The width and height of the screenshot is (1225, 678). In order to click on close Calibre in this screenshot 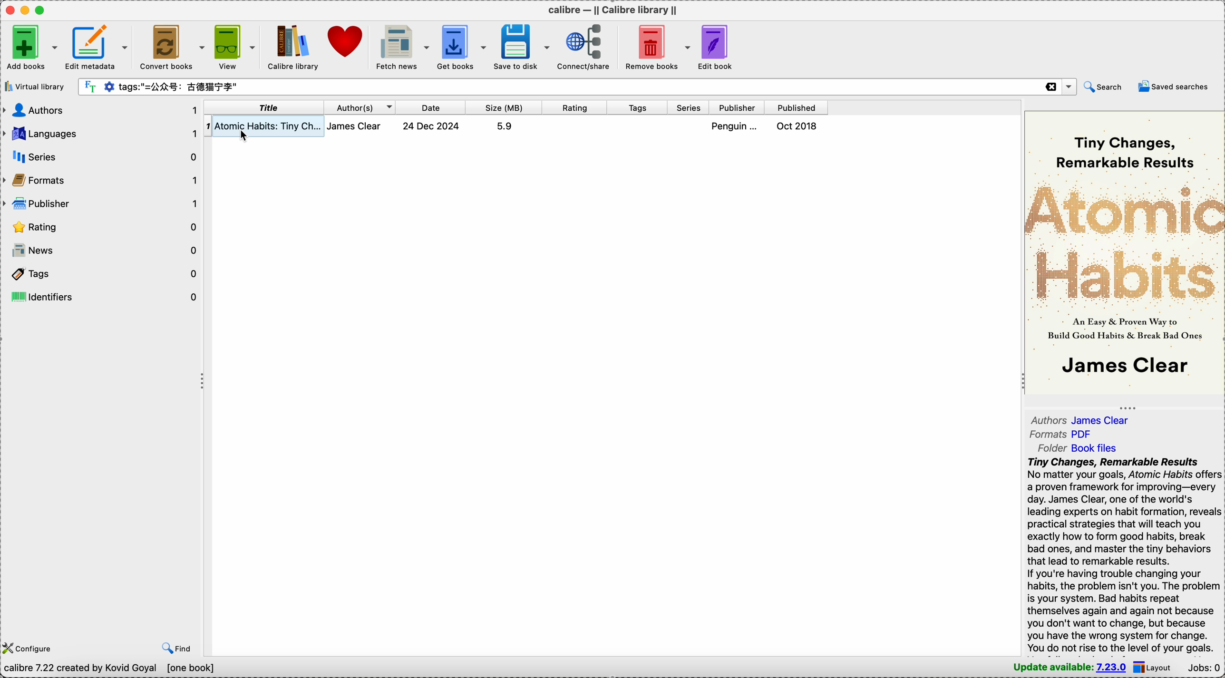, I will do `click(8, 10)`.